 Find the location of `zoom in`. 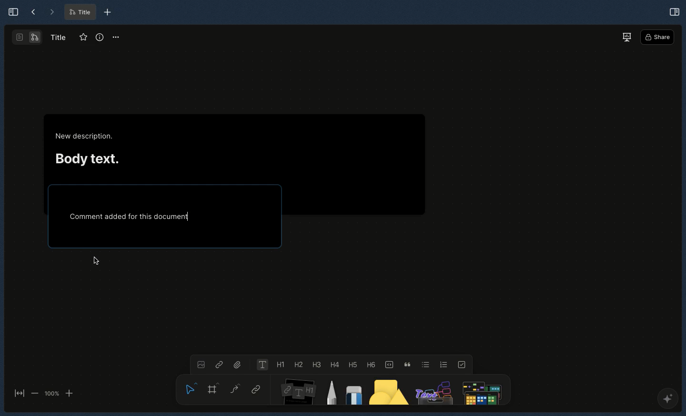

zoom in is located at coordinates (69, 394).